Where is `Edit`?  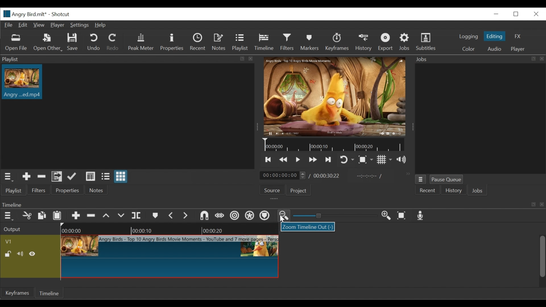
Edit is located at coordinates (22, 25).